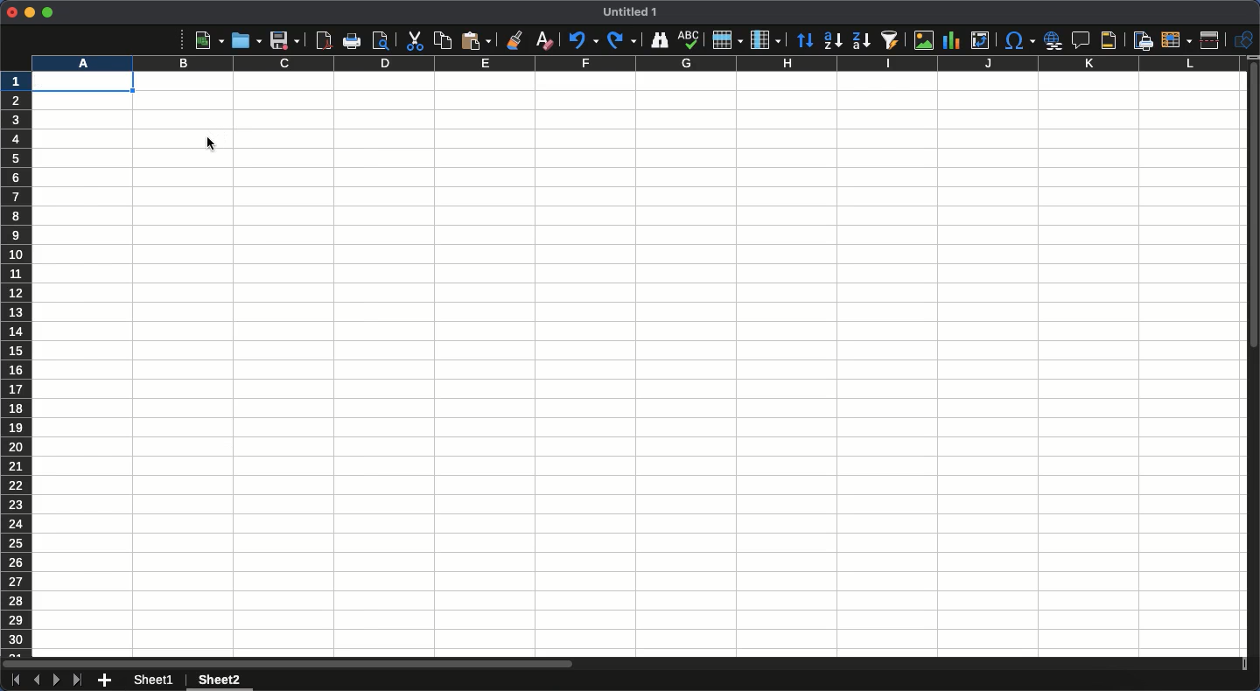 Image resolution: width=1260 pixels, height=691 pixels. Describe the element at coordinates (806, 42) in the screenshot. I see `Sort` at that location.